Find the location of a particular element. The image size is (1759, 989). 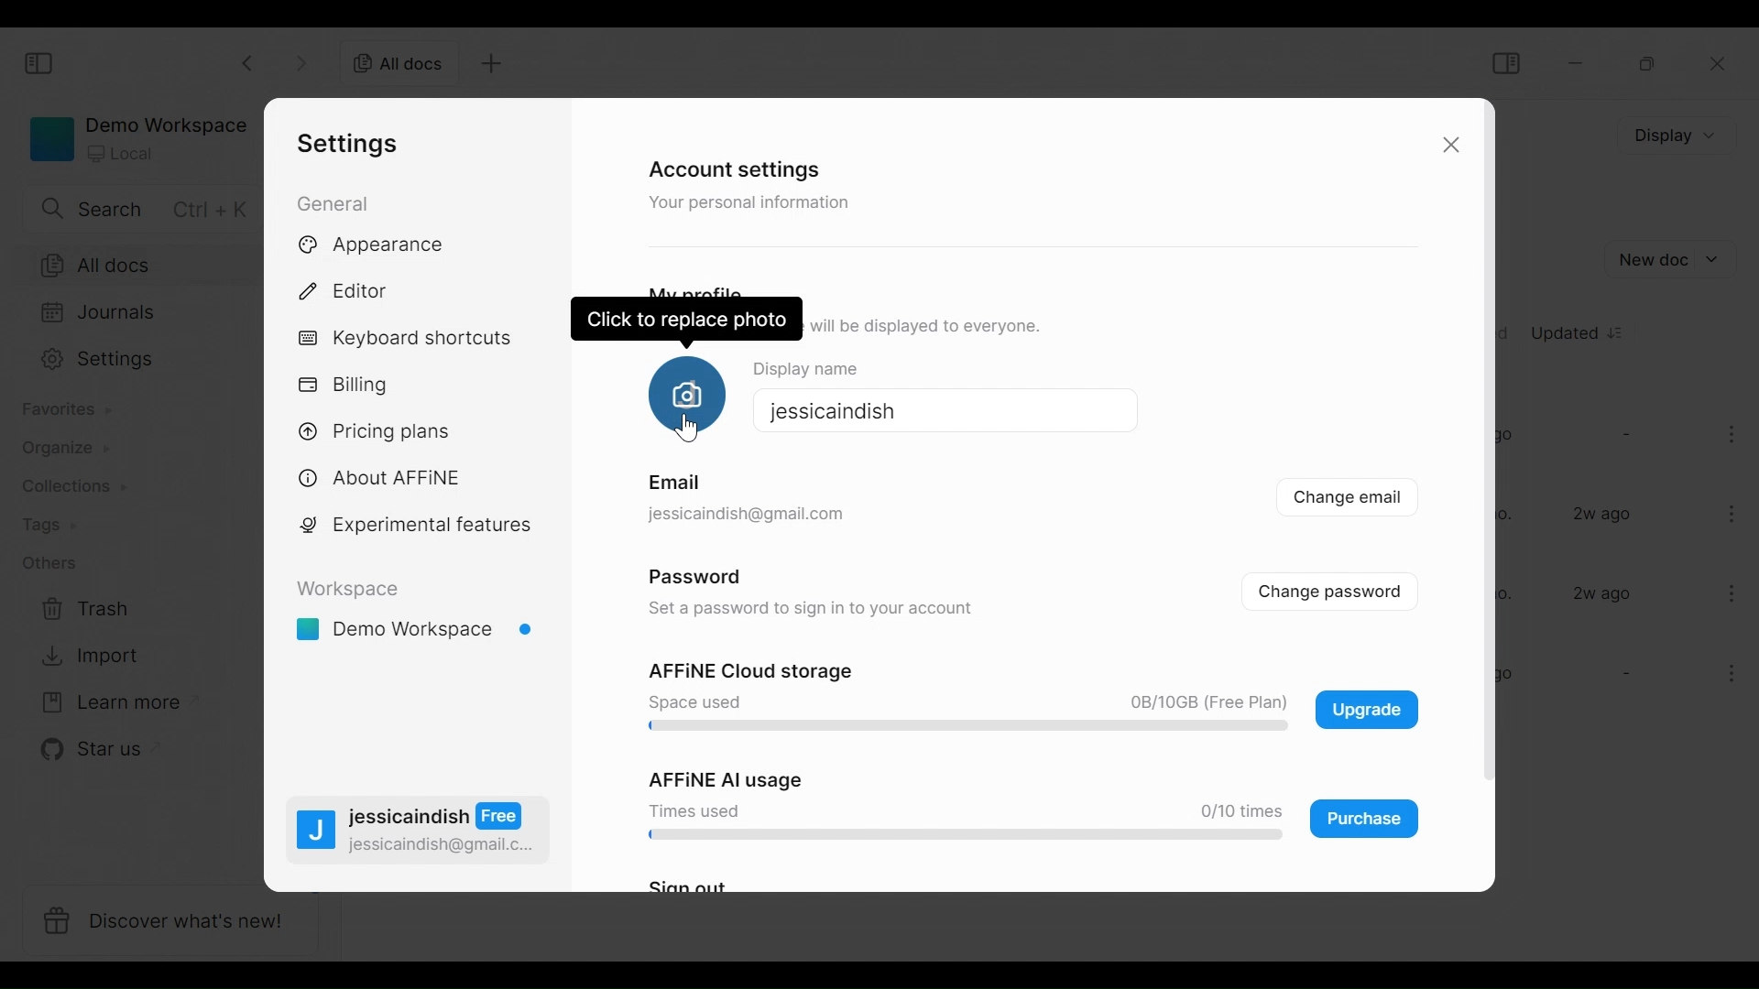

0B/10GB (Free Plan) is located at coordinates (1204, 703).